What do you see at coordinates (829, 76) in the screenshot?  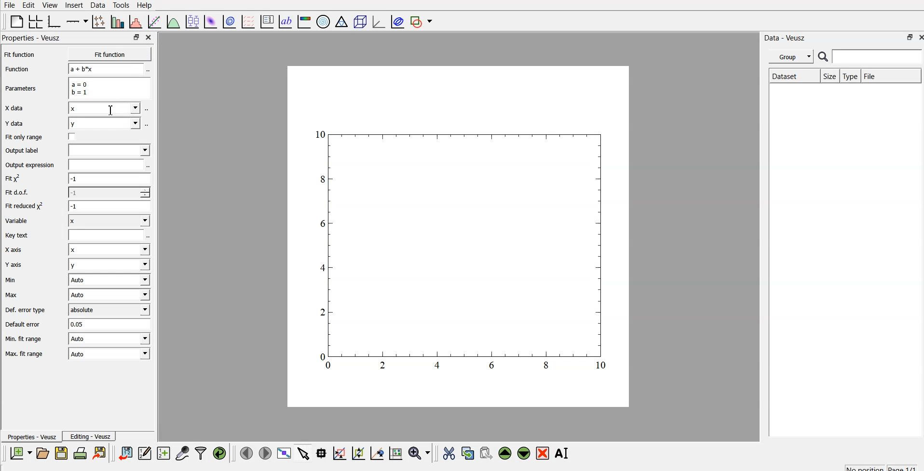 I see `size` at bounding box center [829, 76].